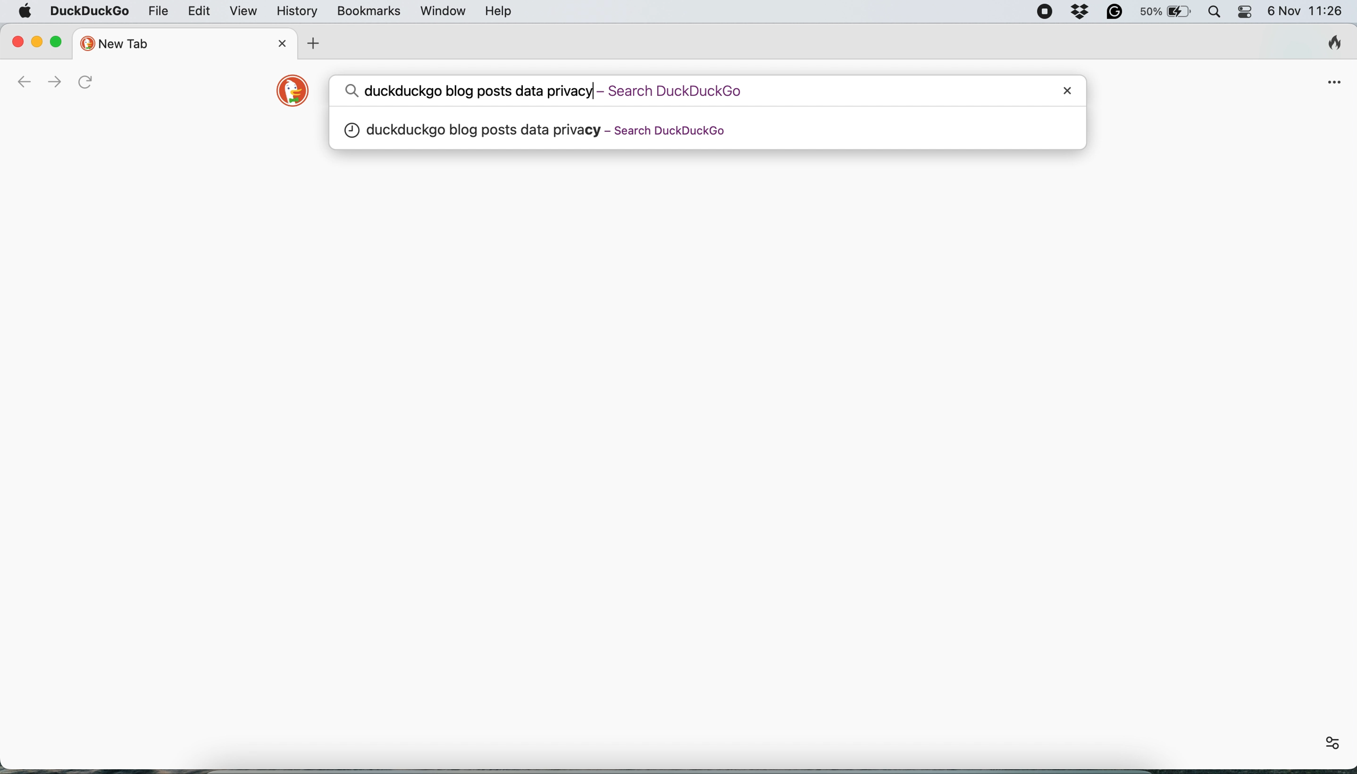 This screenshot has height=774, width=1357. Describe the element at coordinates (706, 130) in the screenshot. I see `pop up` at that location.